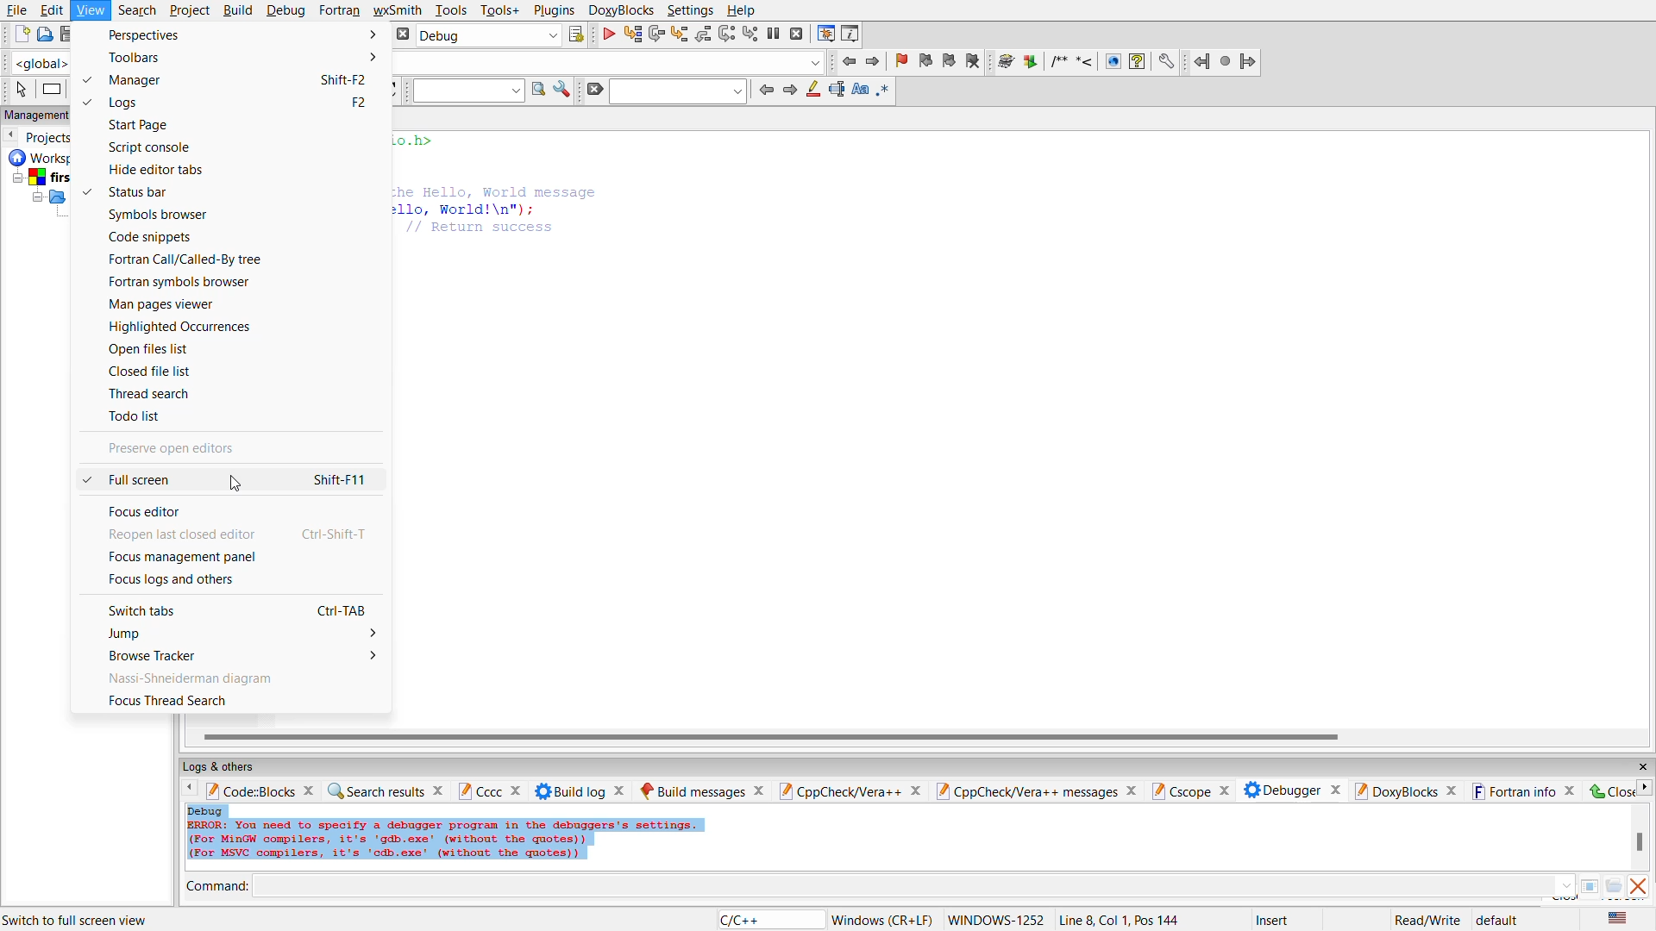 This screenshot has height=931, width=1656. What do you see at coordinates (863, 91) in the screenshot?
I see `match case` at bounding box center [863, 91].